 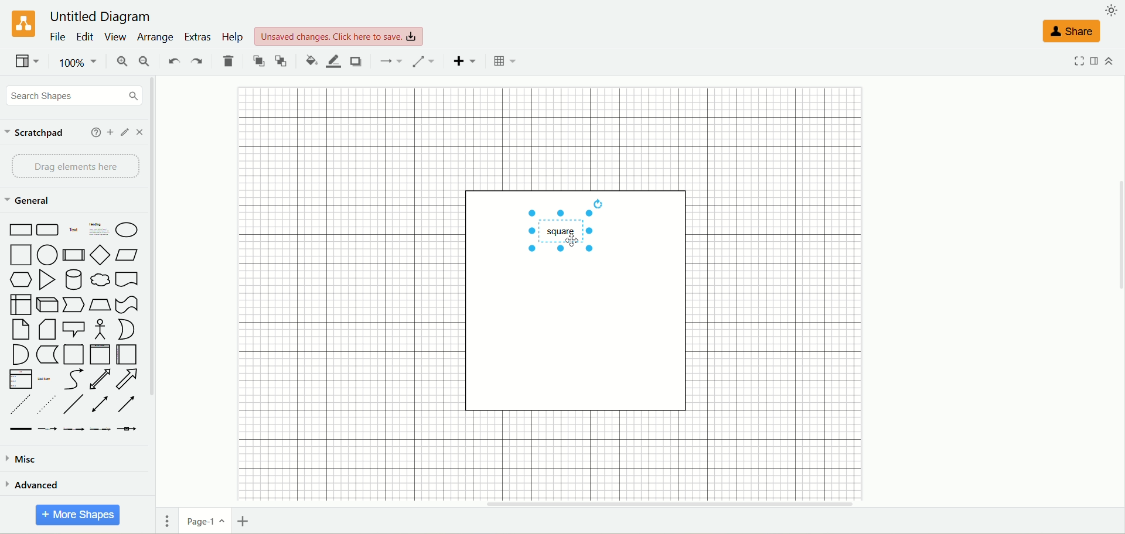 I want to click on appearance, so click(x=1110, y=11).